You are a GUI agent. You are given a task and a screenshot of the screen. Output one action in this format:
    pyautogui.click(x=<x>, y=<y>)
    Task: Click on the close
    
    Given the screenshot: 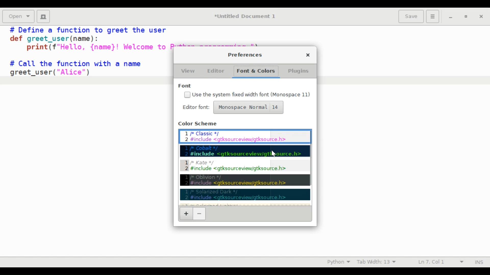 What is the action you would take?
    pyautogui.click(x=307, y=55)
    